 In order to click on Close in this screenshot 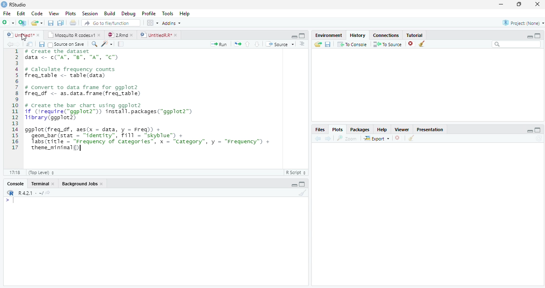, I will do `click(537, 4)`.